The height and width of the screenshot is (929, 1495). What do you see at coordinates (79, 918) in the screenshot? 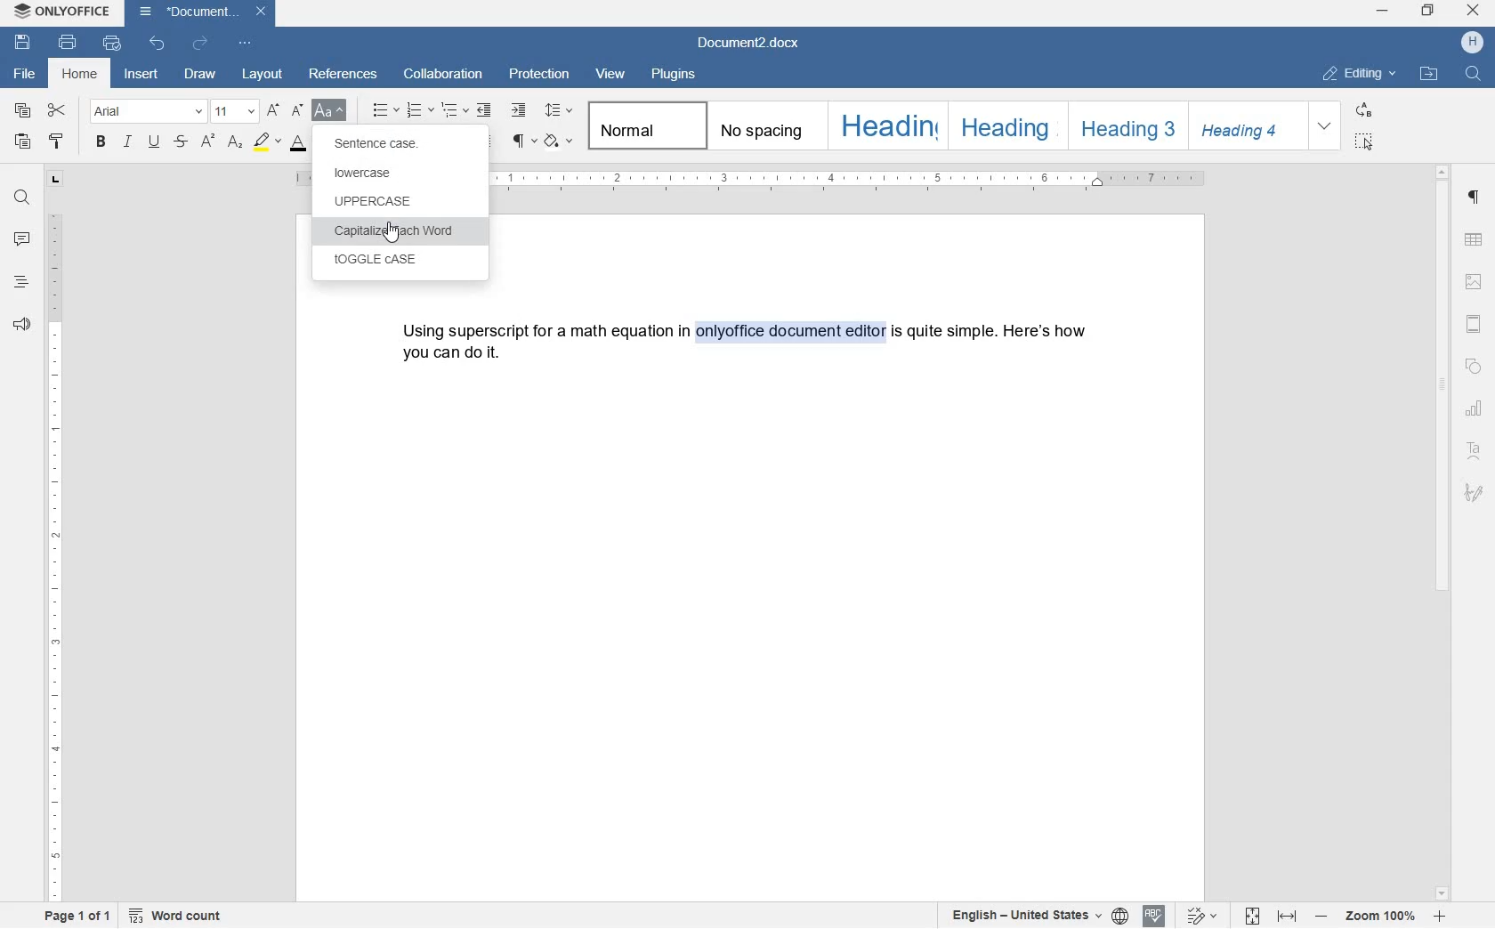
I see `page 1 of 1` at bounding box center [79, 918].